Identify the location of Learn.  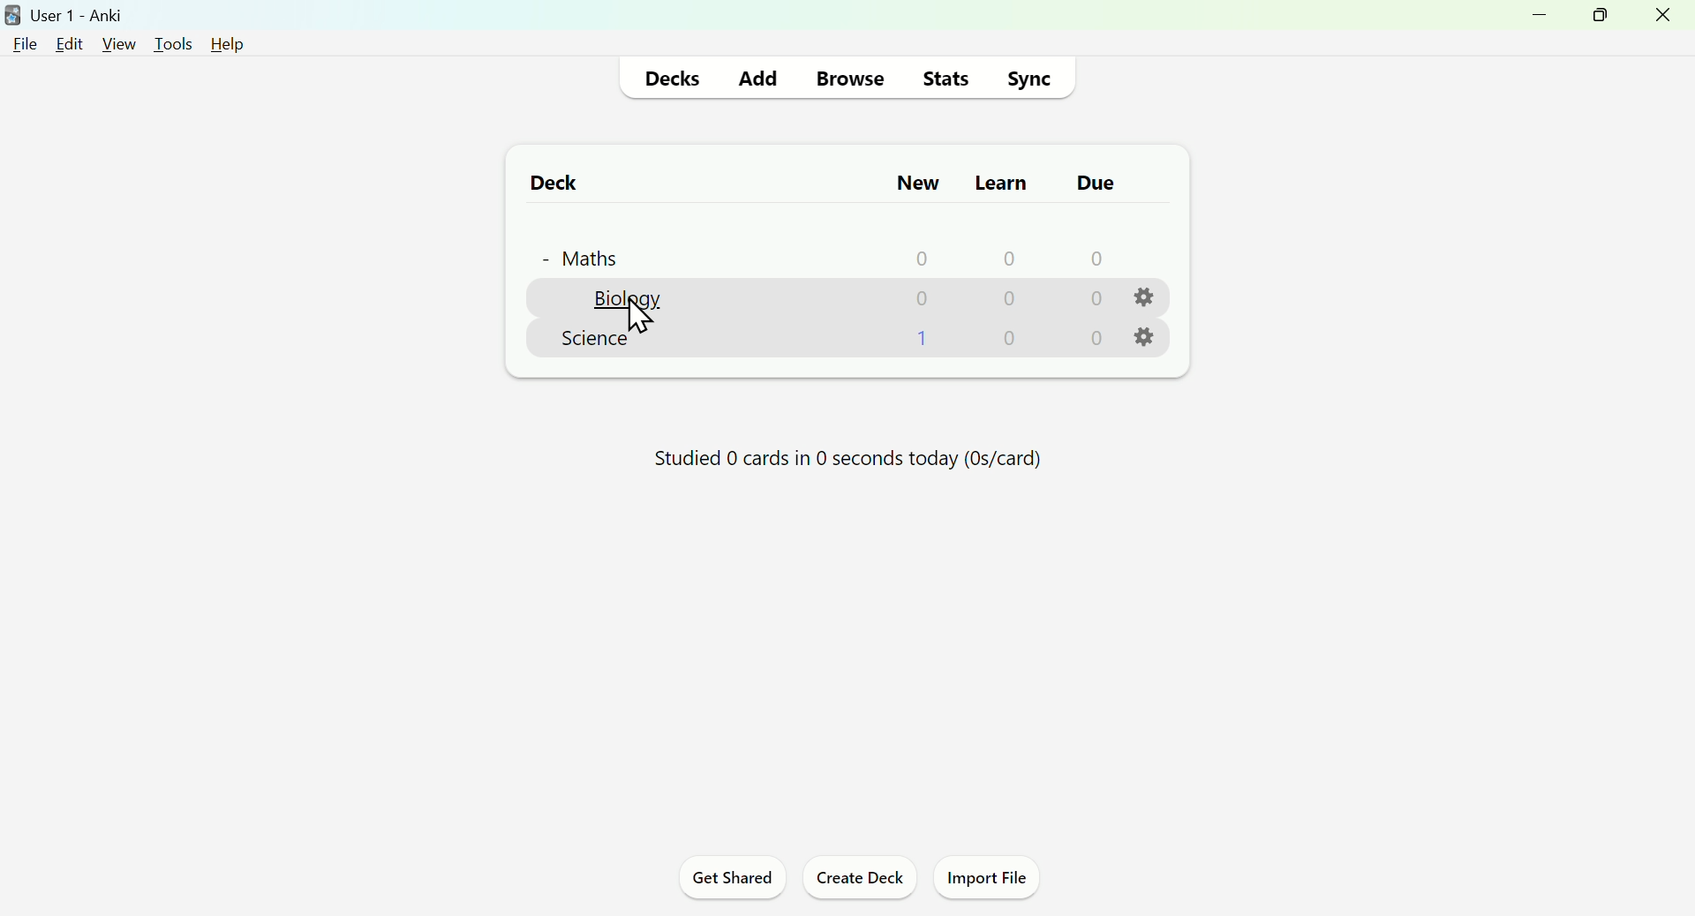
(999, 178).